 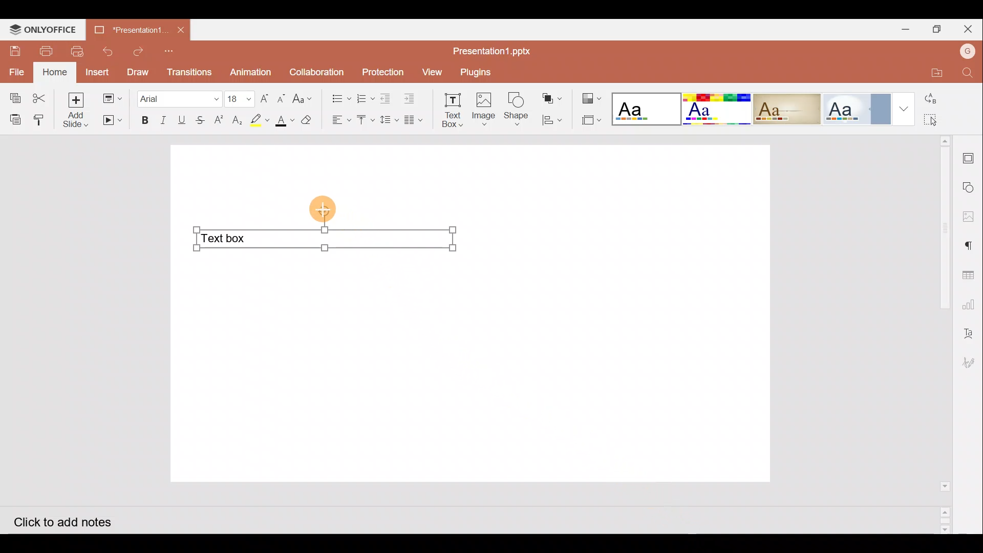 What do you see at coordinates (266, 97) in the screenshot?
I see `Increase font size` at bounding box center [266, 97].